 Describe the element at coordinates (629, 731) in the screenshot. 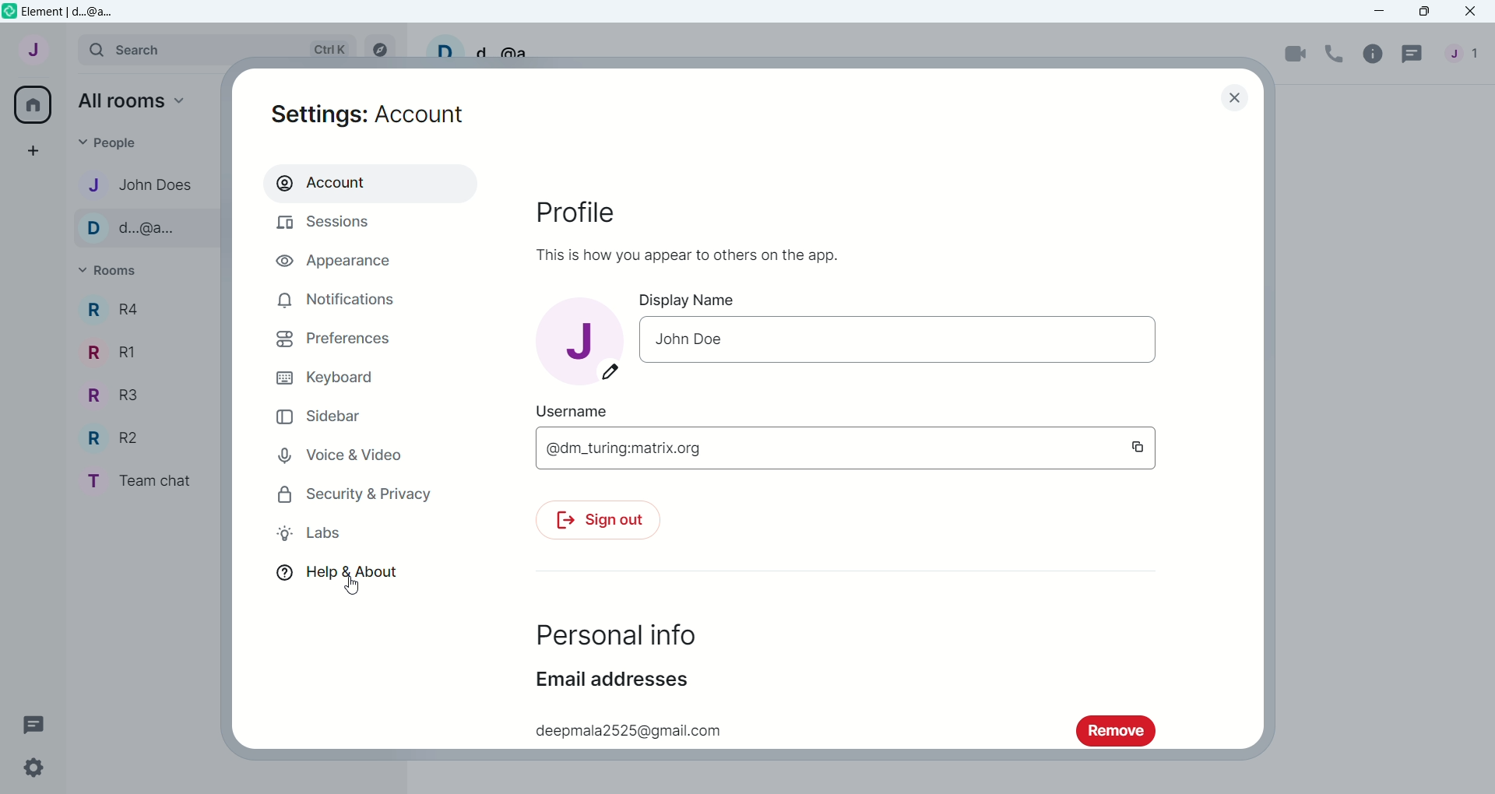

I see `deepmala2525@gmail.com` at that location.